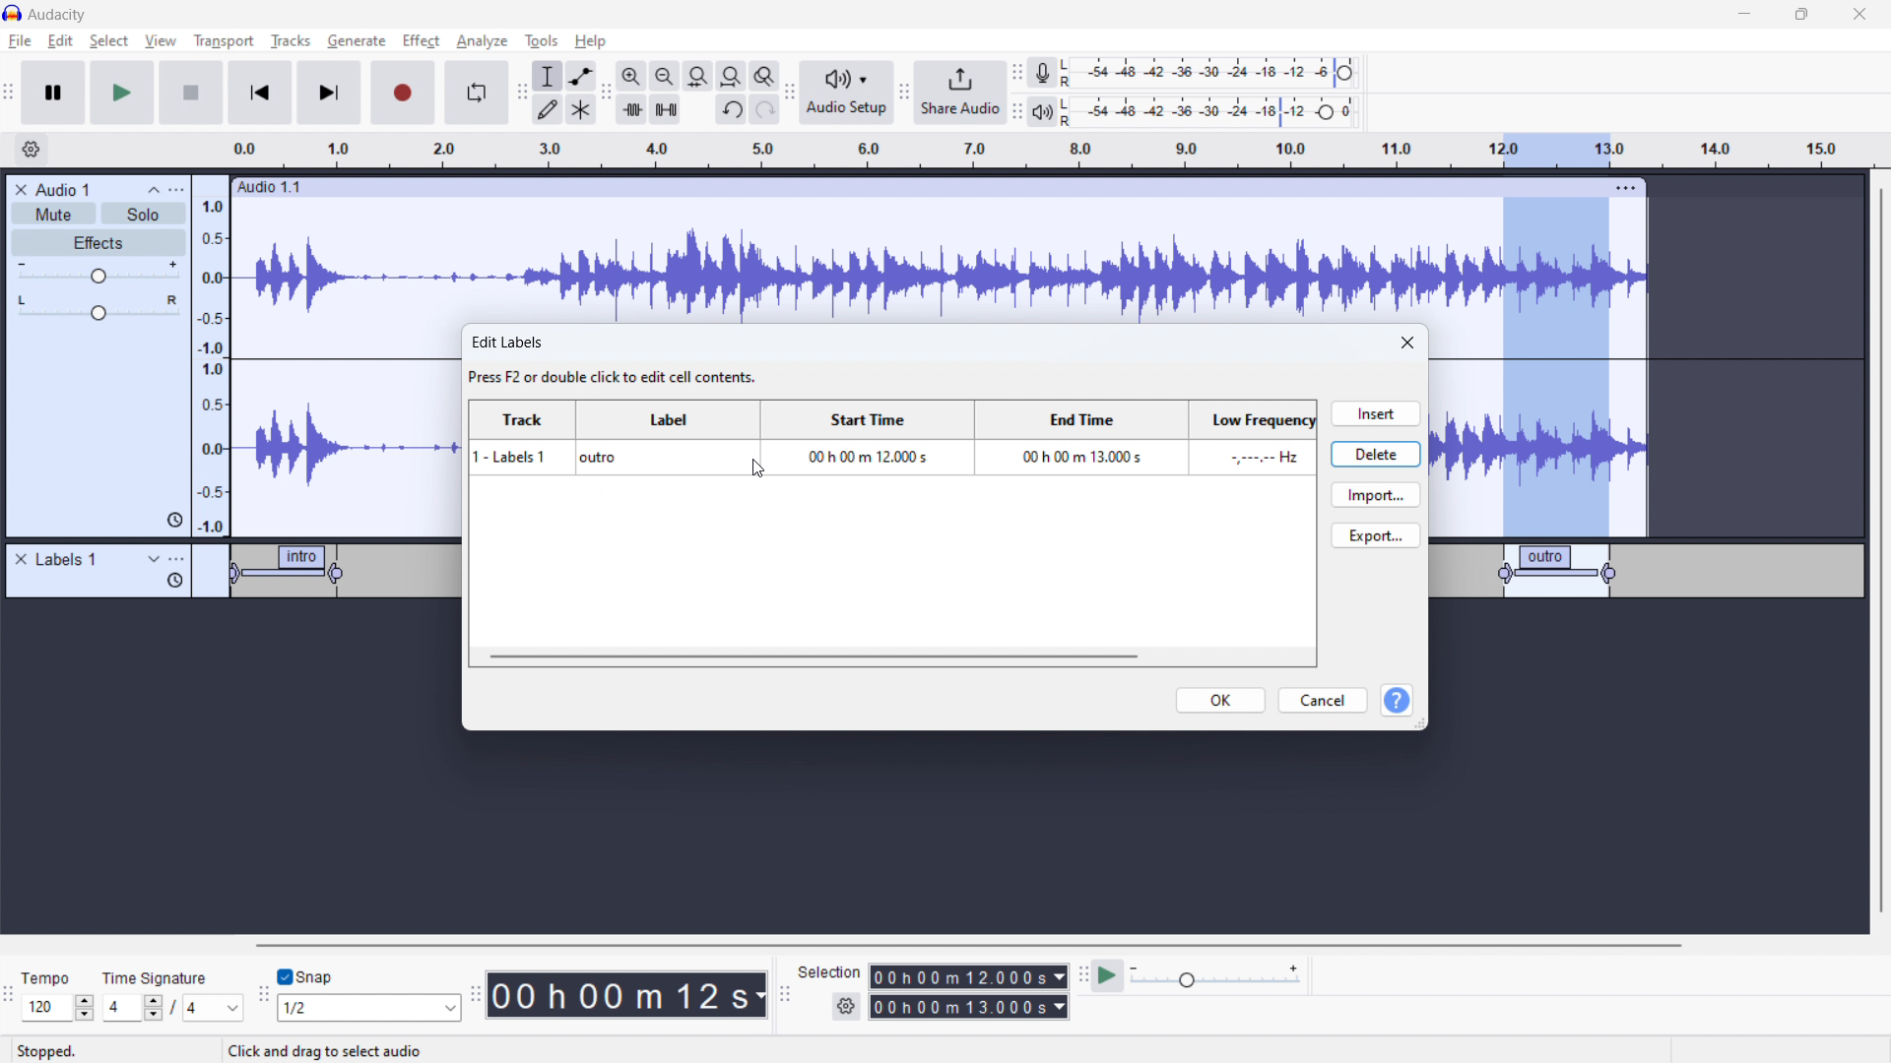 The image size is (1891, 1063). Describe the element at coordinates (1376, 453) in the screenshot. I see `delete` at that location.